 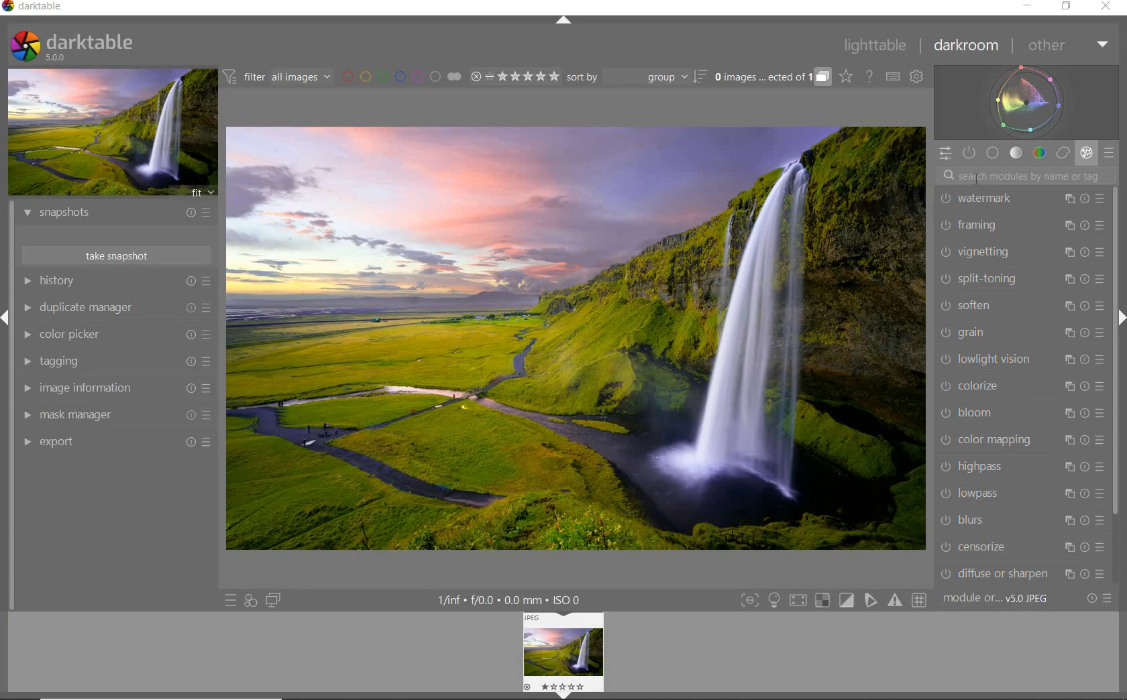 What do you see at coordinates (1021, 200) in the screenshot?
I see `watermark` at bounding box center [1021, 200].